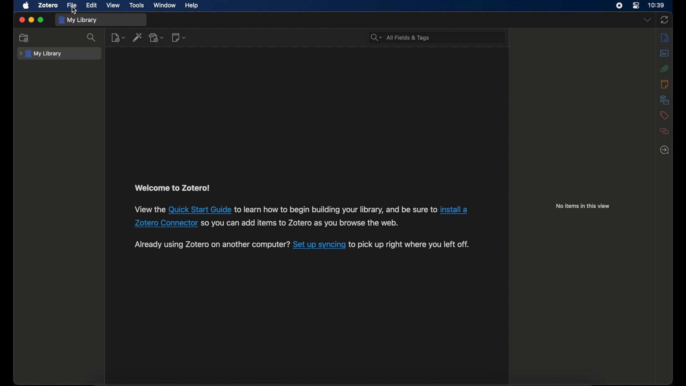 This screenshot has height=386, width=686. What do you see at coordinates (619, 6) in the screenshot?
I see `screen recorder` at bounding box center [619, 6].